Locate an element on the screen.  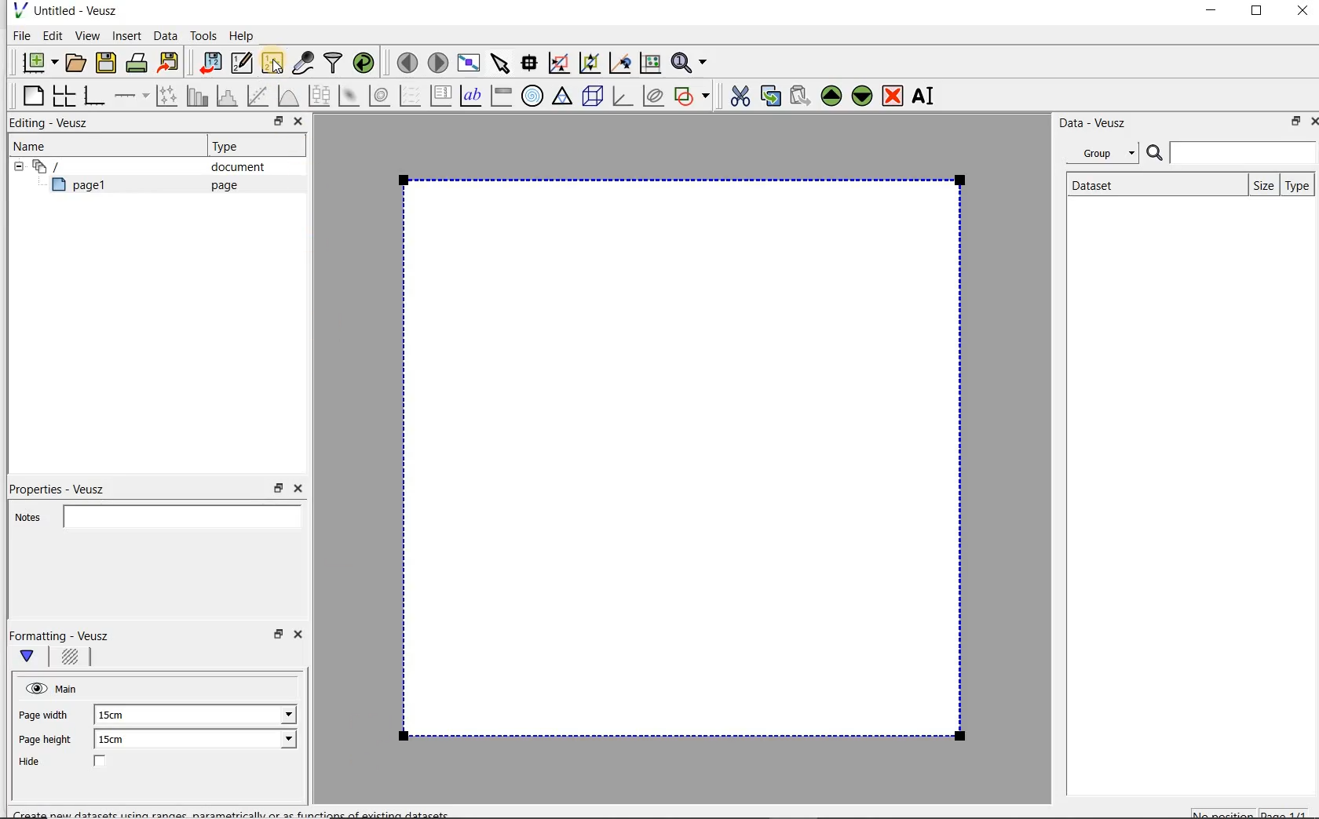
click or draw a rectangle to zoom graph axes is located at coordinates (562, 64).